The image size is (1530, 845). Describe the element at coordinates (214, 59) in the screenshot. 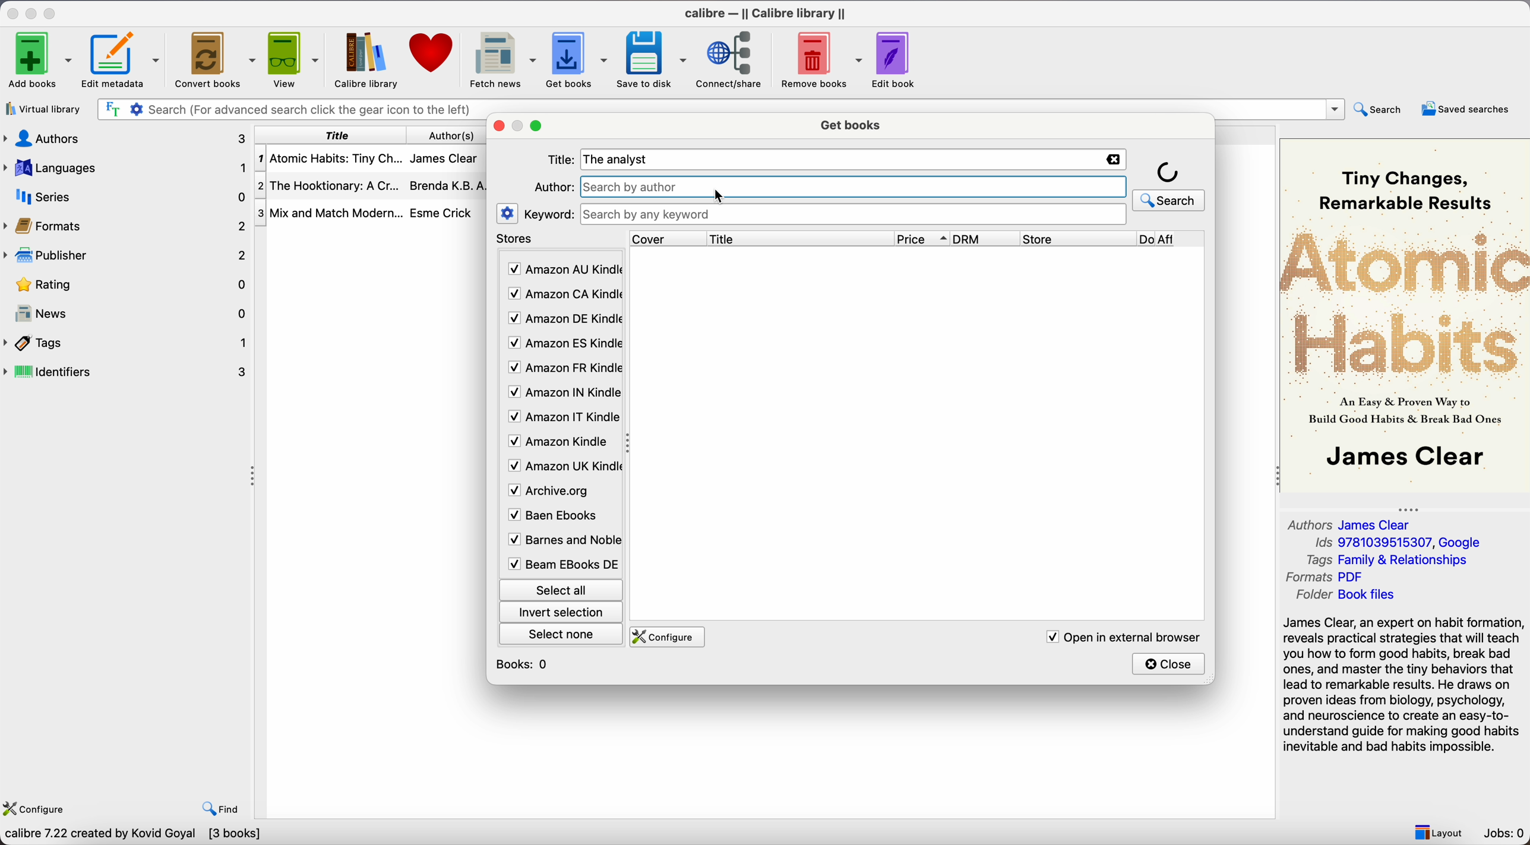

I see `convert books` at that location.